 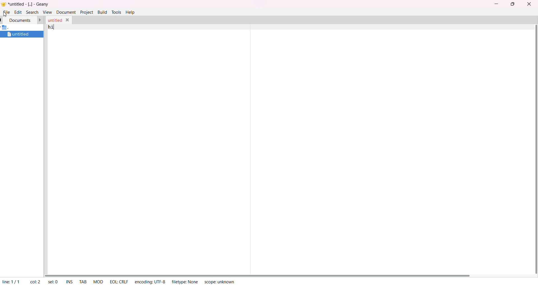 I want to click on document, so click(x=66, y=12).